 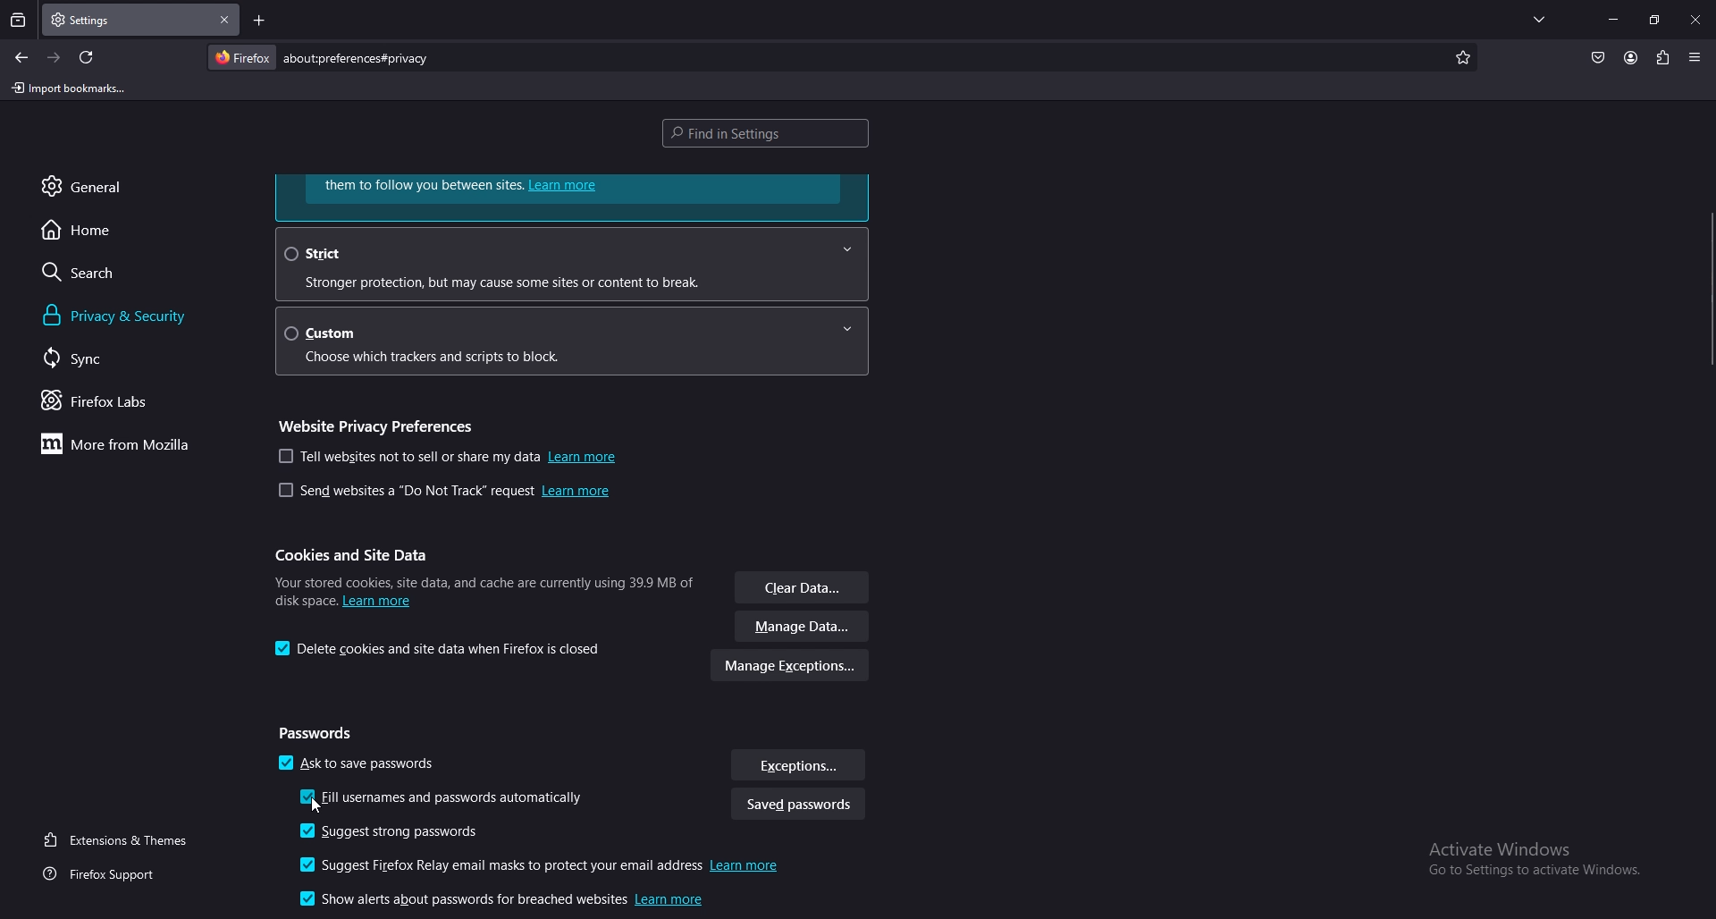 What do you see at coordinates (361, 58) in the screenshot?
I see `search bar` at bounding box center [361, 58].